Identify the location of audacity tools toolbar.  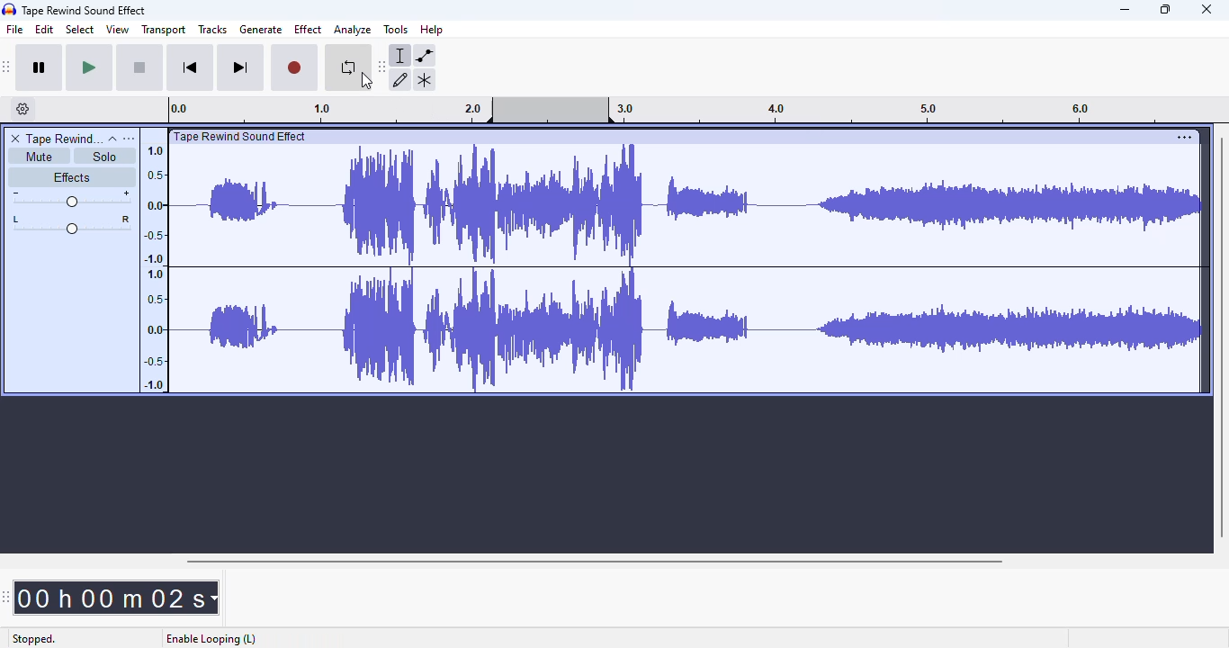
(382, 66).